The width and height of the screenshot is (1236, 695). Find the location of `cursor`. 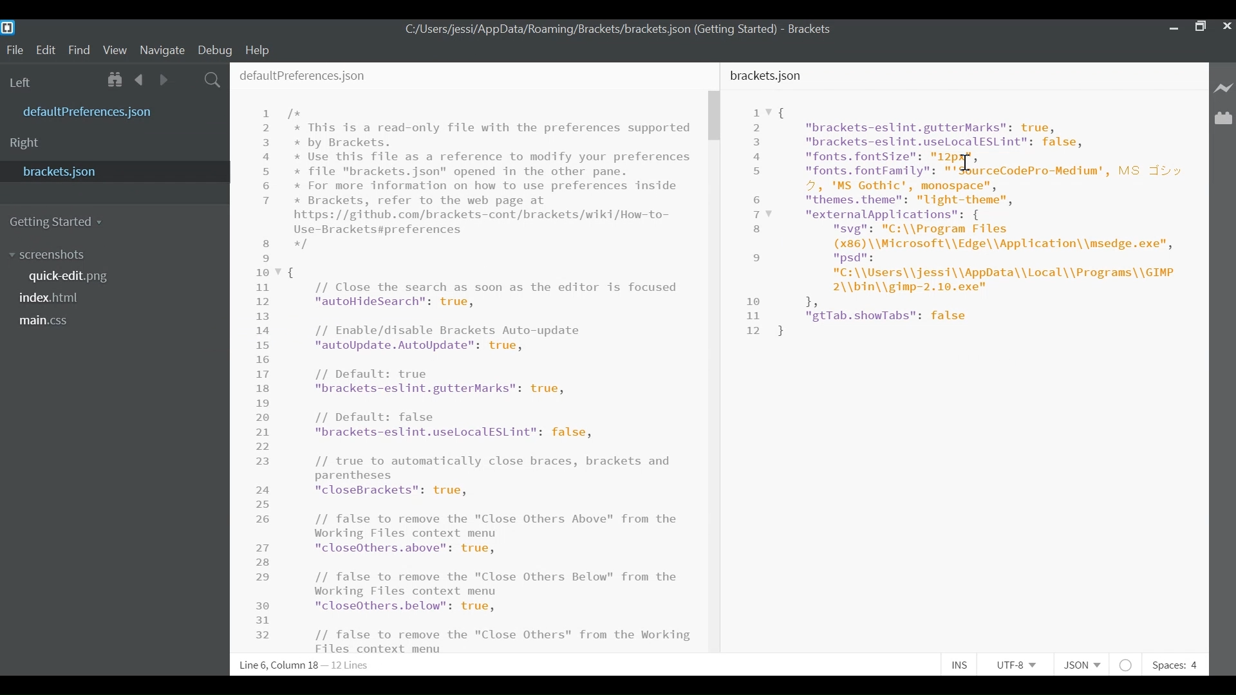

cursor is located at coordinates (969, 160).